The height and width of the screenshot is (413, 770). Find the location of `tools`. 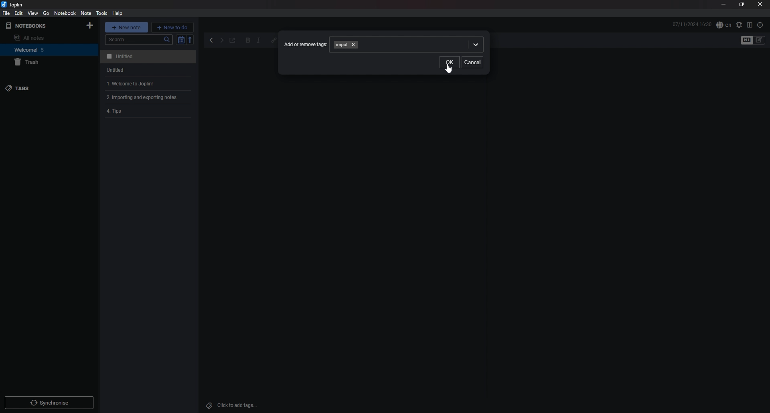

tools is located at coordinates (101, 13).